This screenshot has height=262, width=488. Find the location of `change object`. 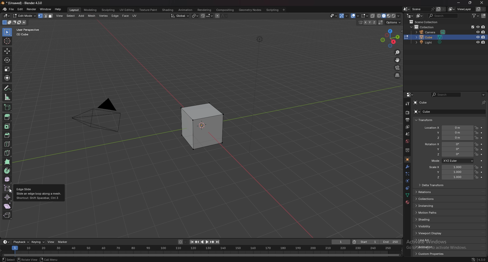

change object is located at coordinates (406, 37).